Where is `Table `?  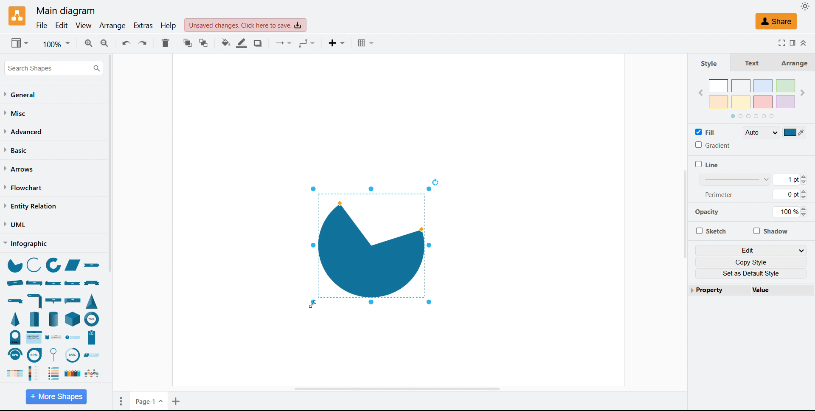 Table  is located at coordinates (368, 43).